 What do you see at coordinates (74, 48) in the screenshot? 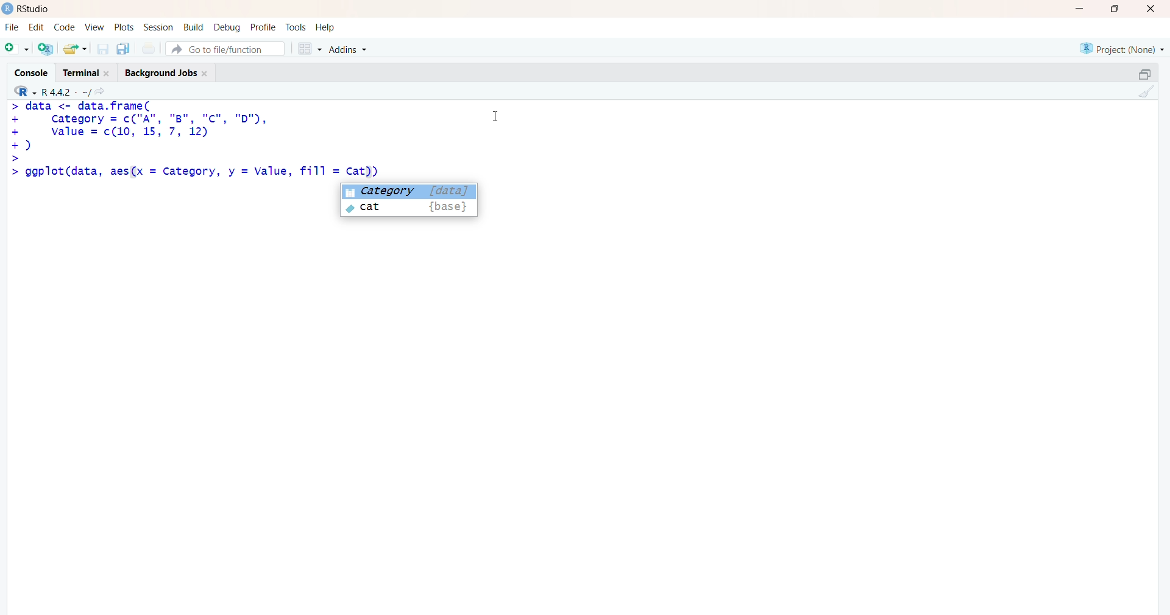
I see `open an existing file` at bounding box center [74, 48].